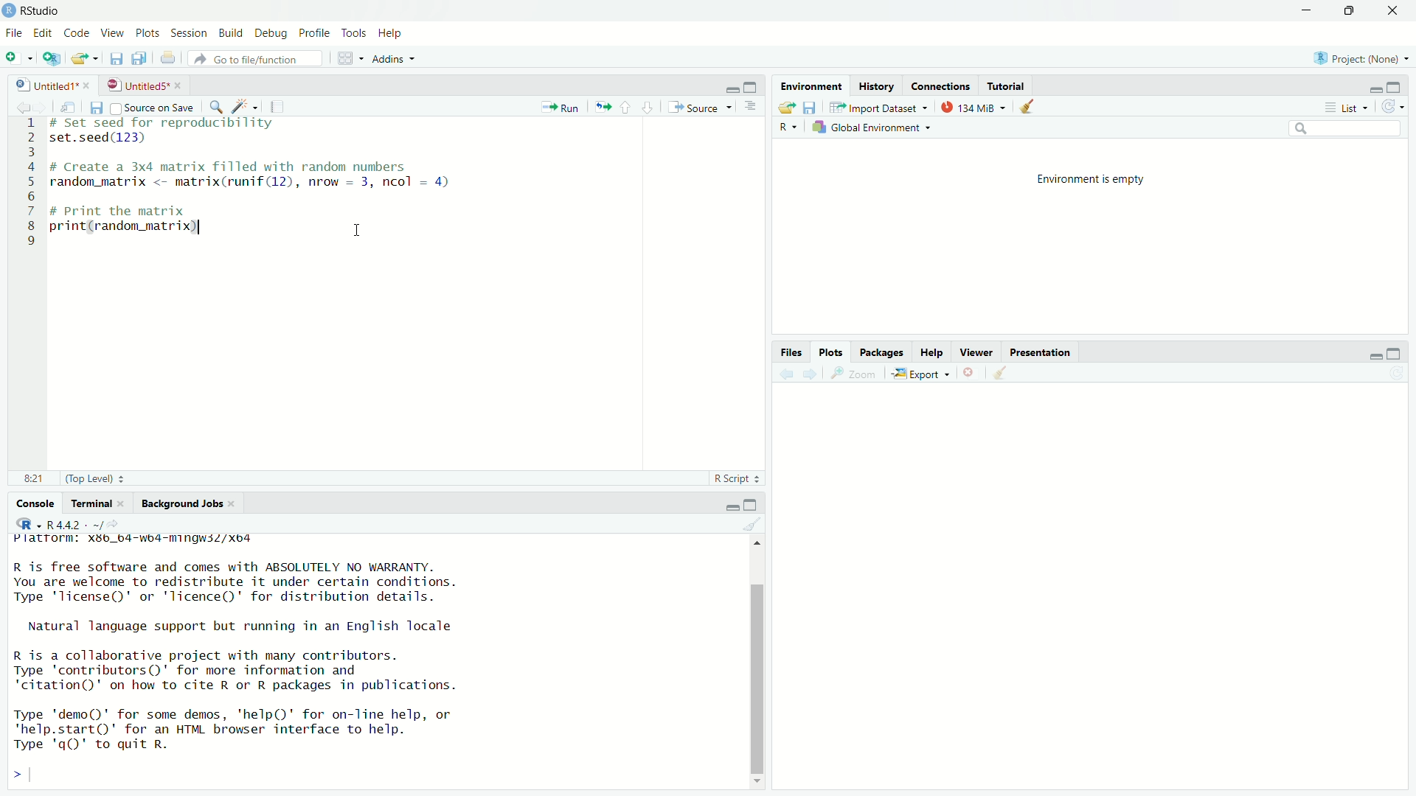 This screenshot has width=1416, height=796. I want to click on viewer, so click(976, 351).